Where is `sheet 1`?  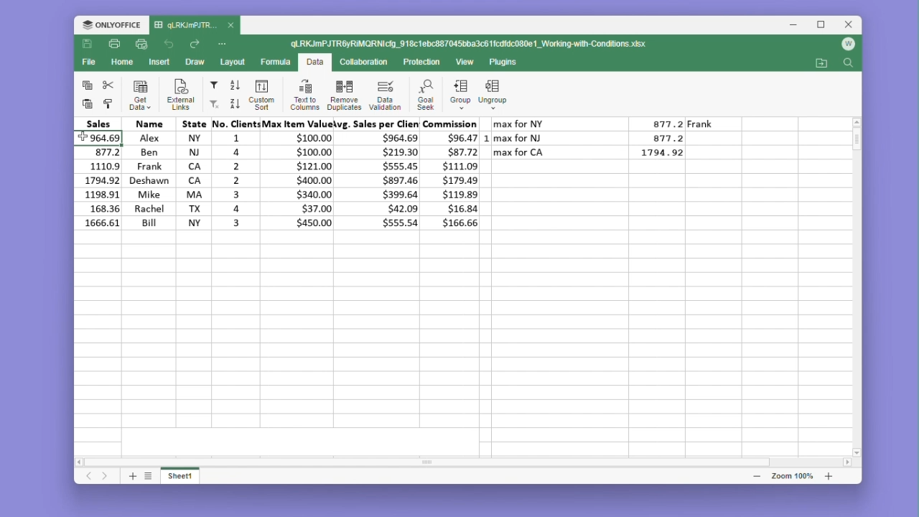 sheet 1 is located at coordinates (181, 475).